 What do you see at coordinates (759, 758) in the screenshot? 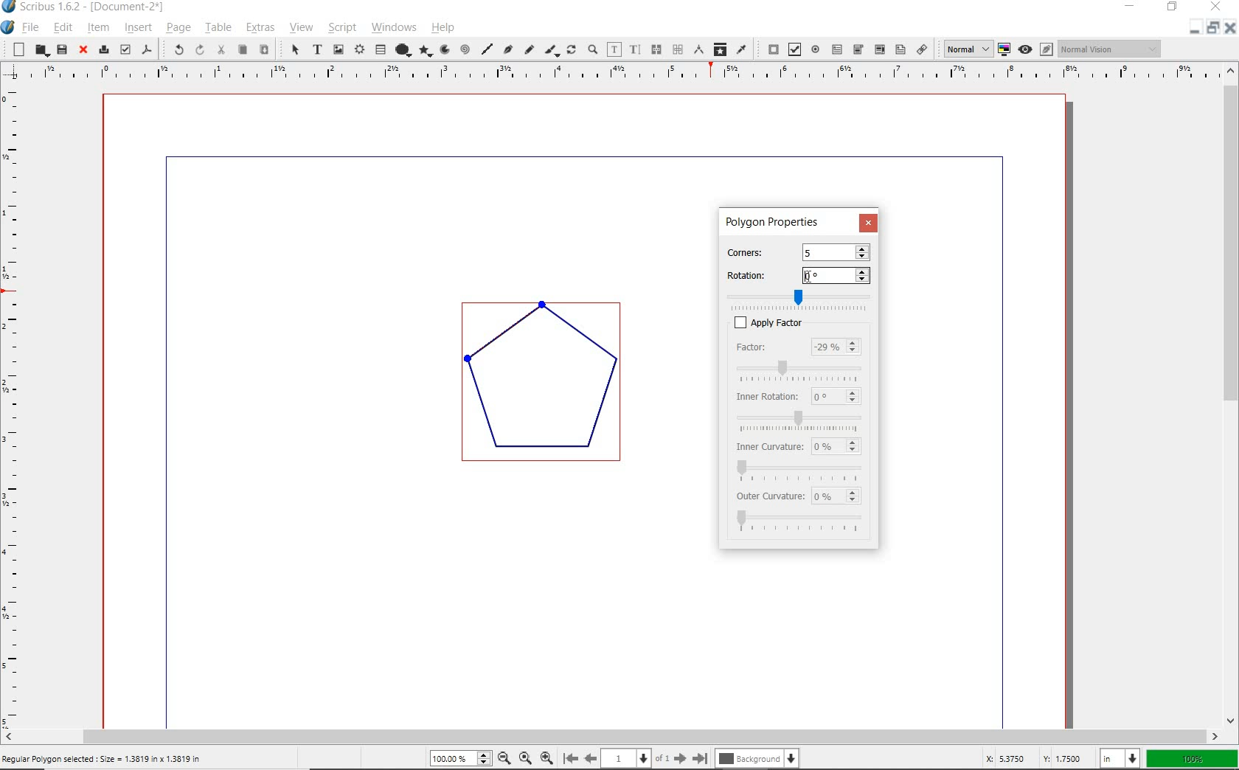
I see `Background` at bounding box center [759, 758].